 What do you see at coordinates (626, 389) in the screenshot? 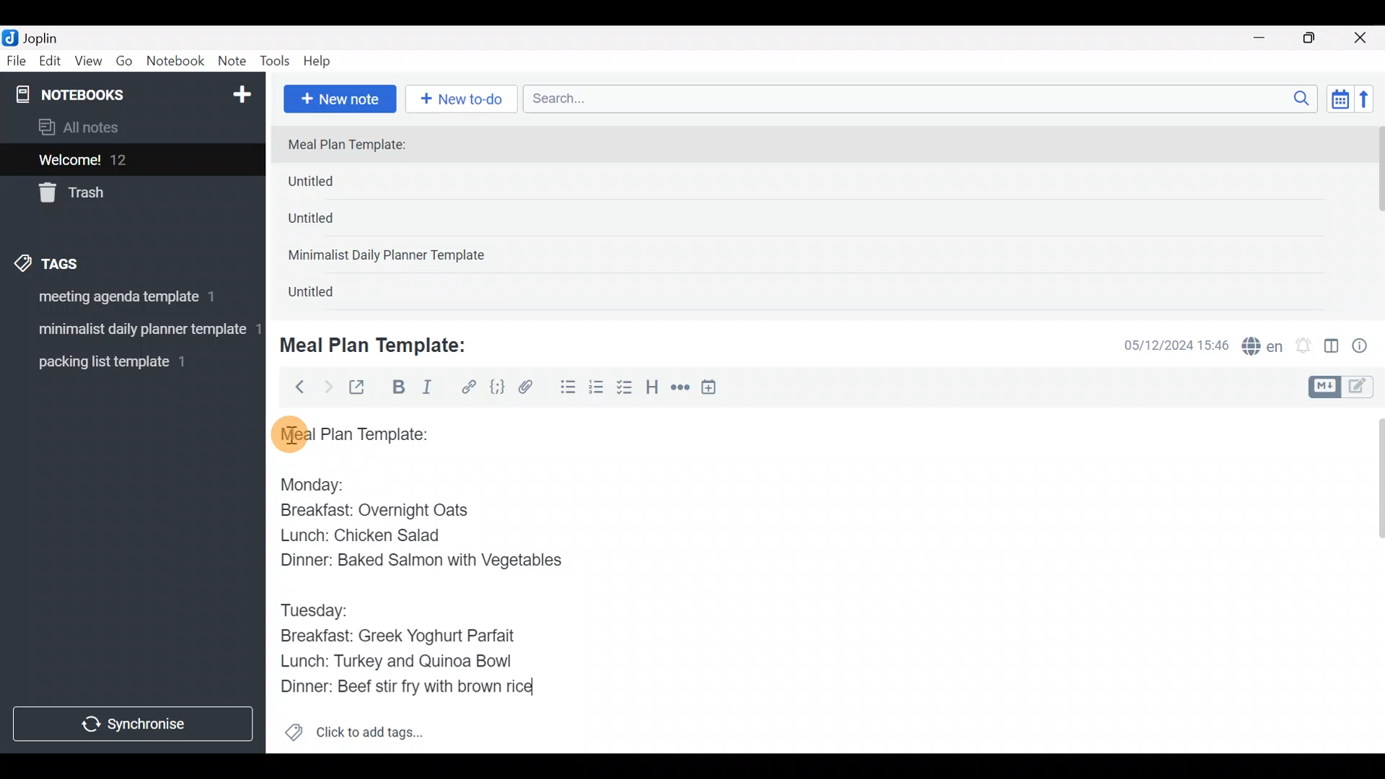
I see `Checkbox` at bounding box center [626, 389].